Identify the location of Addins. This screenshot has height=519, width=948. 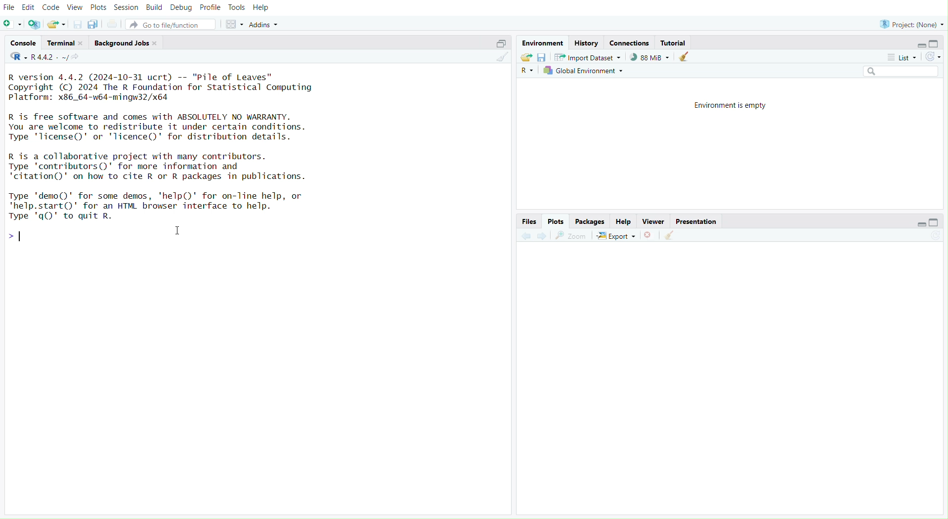
(268, 24).